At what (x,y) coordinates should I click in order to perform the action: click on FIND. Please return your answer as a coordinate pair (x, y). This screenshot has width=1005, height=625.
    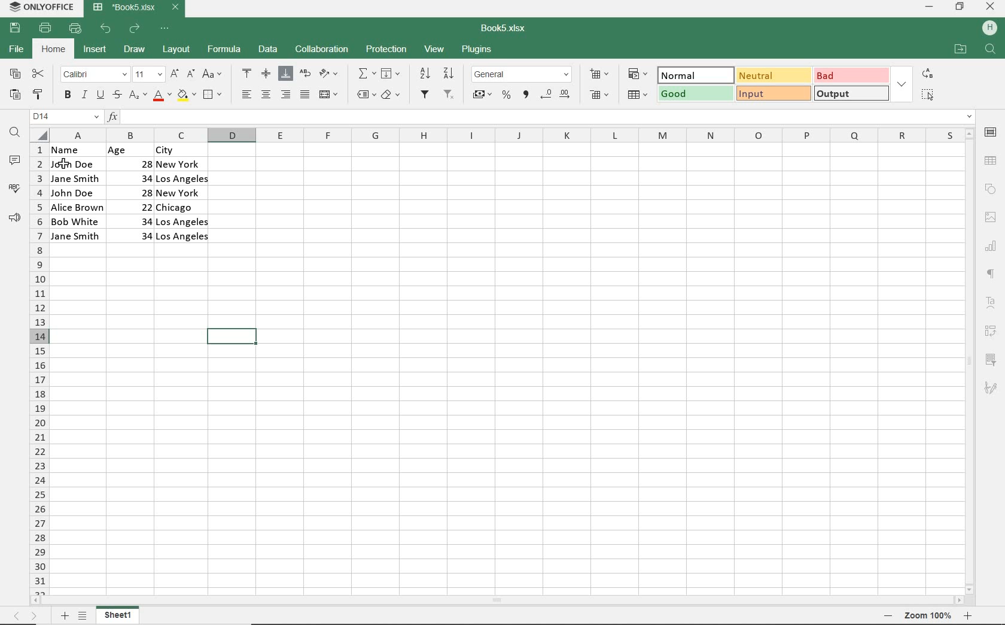
    Looking at the image, I should click on (991, 50).